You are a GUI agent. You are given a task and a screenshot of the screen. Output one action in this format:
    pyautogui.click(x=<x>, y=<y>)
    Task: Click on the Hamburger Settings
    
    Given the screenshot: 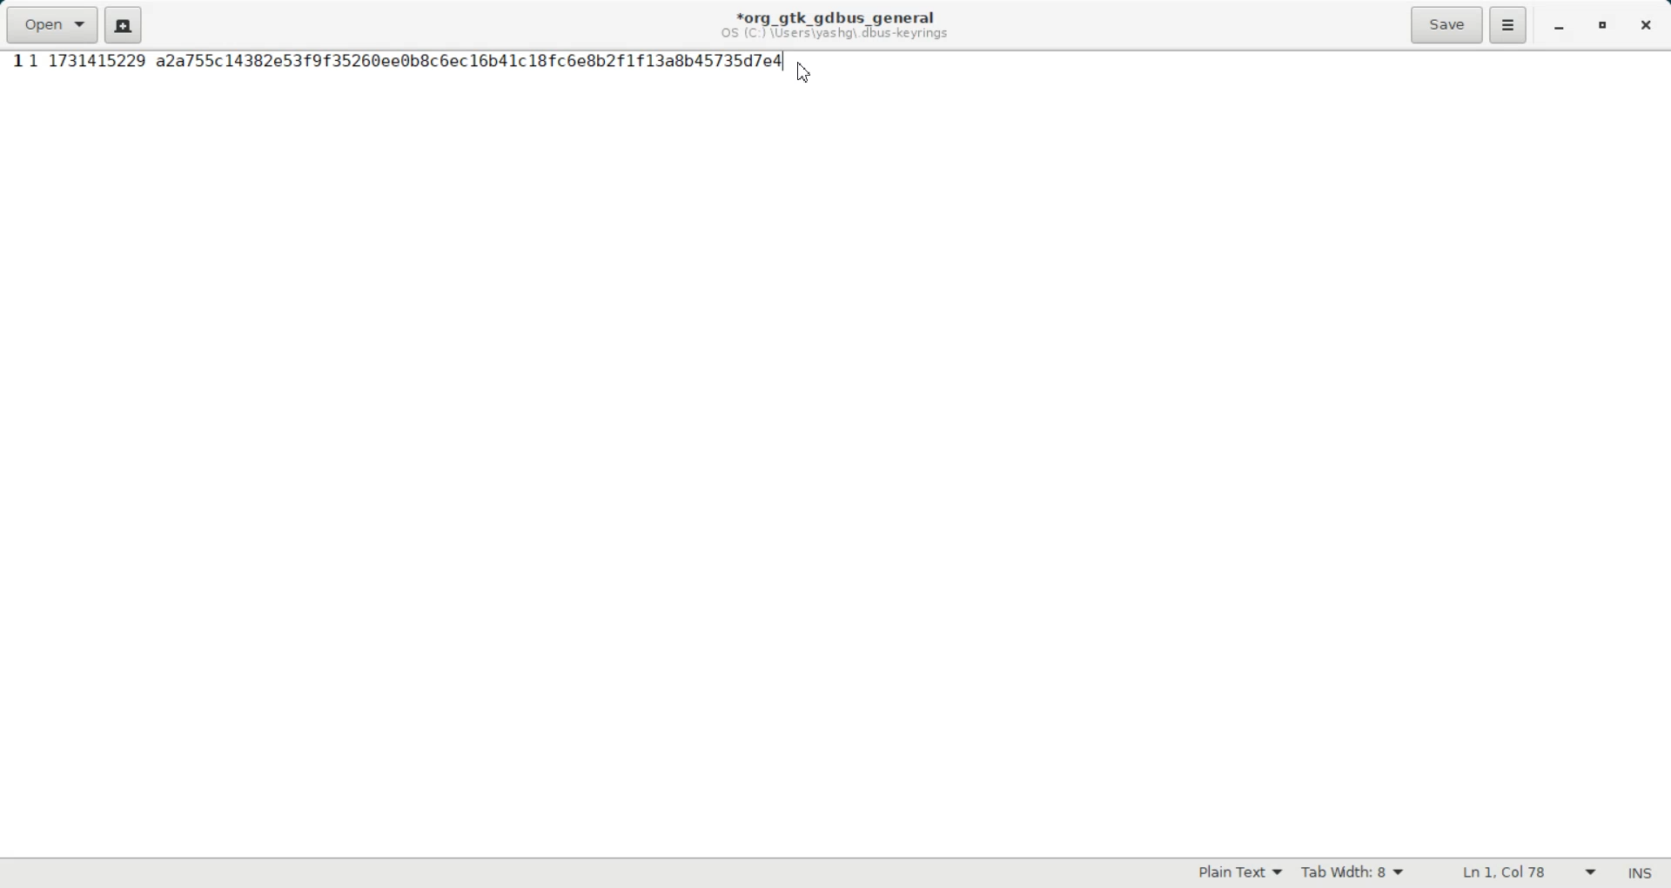 What is the action you would take?
    pyautogui.click(x=1508, y=24)
    